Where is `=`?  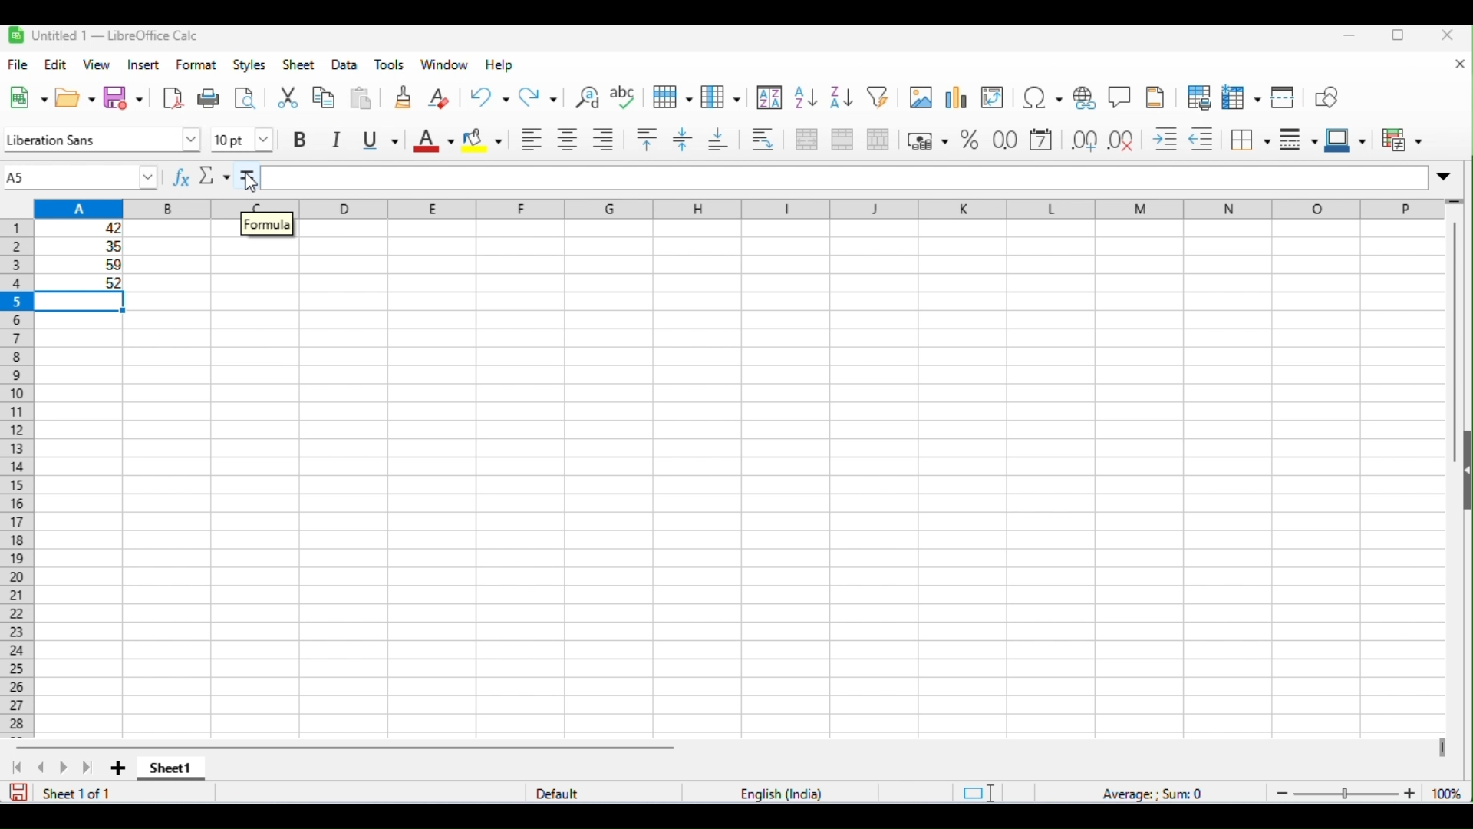 = is located at coordinates (249, 174).